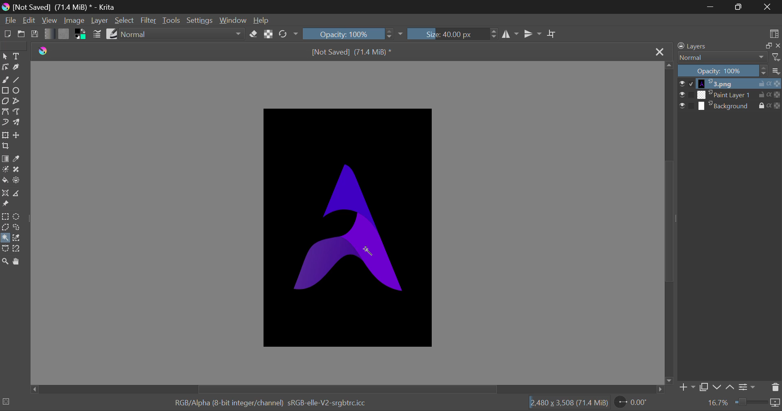 Image resolution: width=782 pixels, height=411 pixels. Describe the element at coordinates (685, 106) in the screenshot. I see `checkbox` at that location.